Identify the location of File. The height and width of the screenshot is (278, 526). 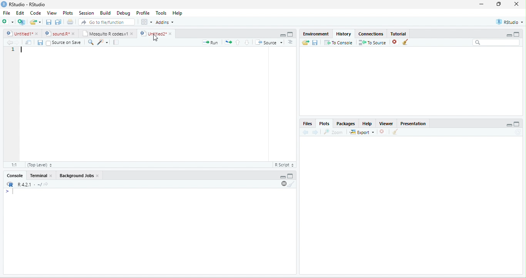
(7, 13).